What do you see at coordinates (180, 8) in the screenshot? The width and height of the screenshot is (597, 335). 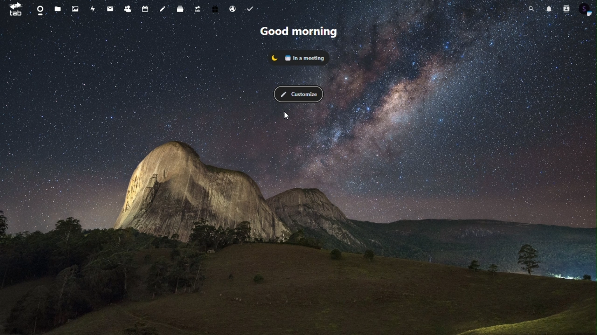 I see `deck` at bounding box center [180, 8].